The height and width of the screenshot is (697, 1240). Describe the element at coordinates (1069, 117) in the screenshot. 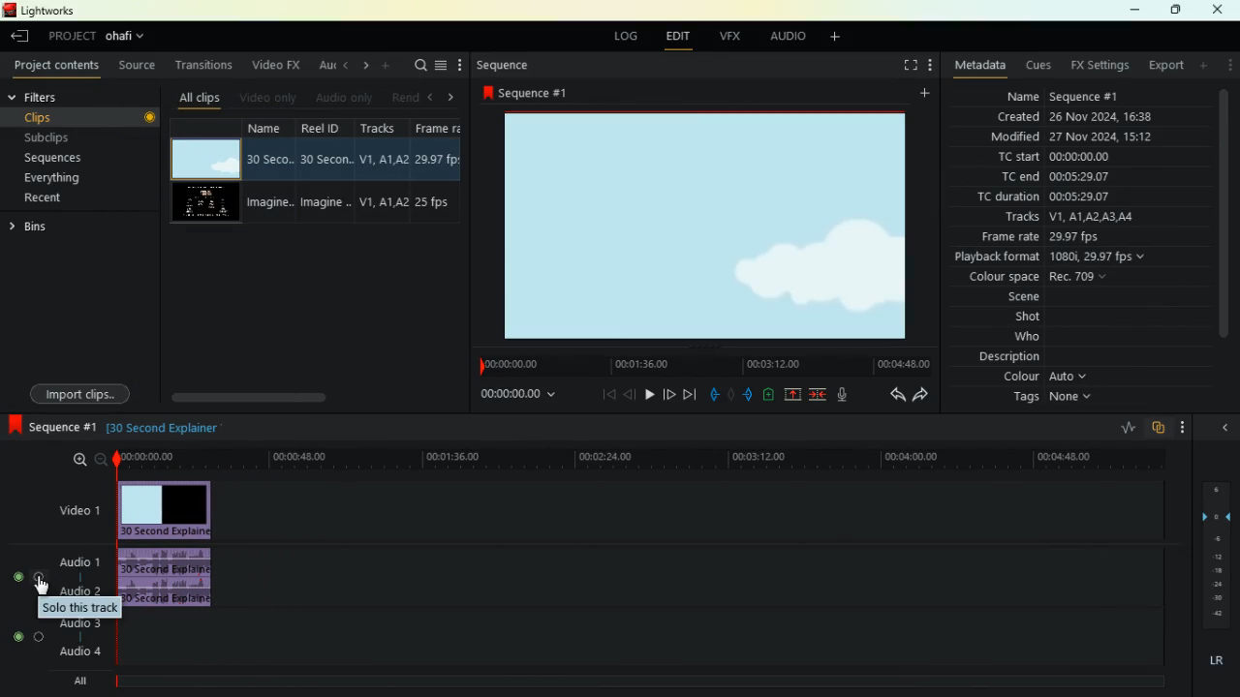

I see `created` at that location.